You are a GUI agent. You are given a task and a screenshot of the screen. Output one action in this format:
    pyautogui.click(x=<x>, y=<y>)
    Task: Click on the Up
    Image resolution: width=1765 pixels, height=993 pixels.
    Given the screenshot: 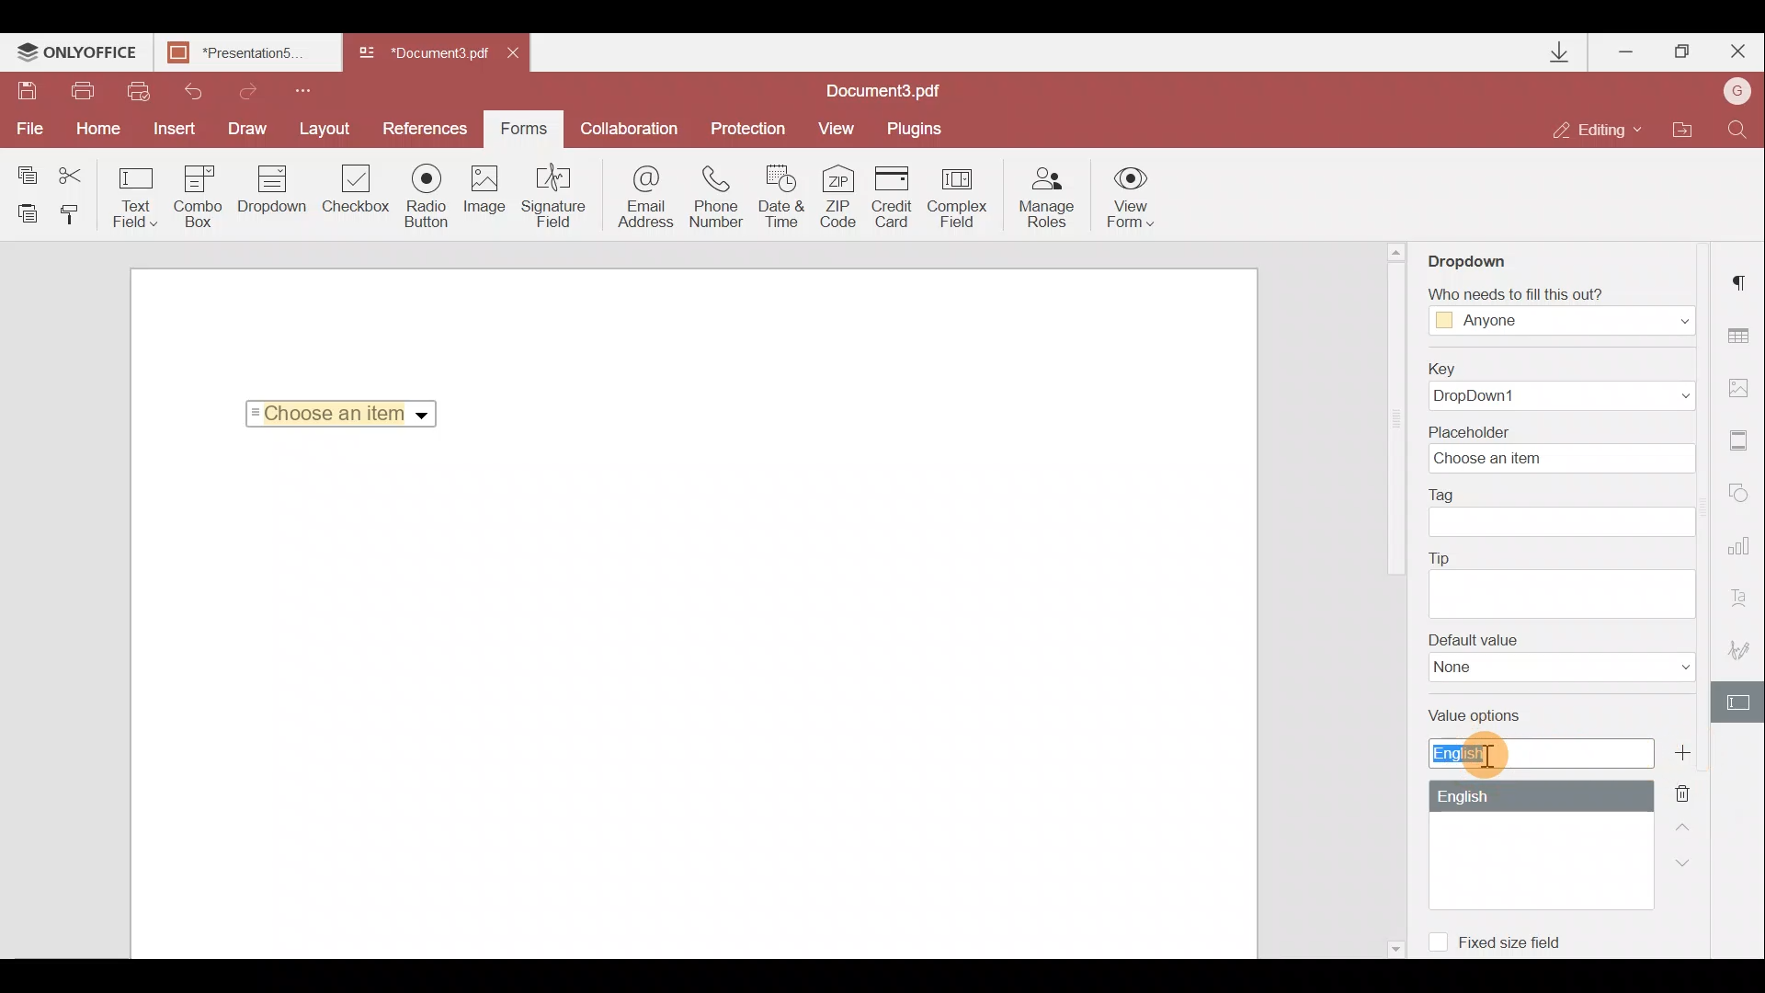 What is the action you would take?
    pyautogui.click(x=1688, y=825)
    